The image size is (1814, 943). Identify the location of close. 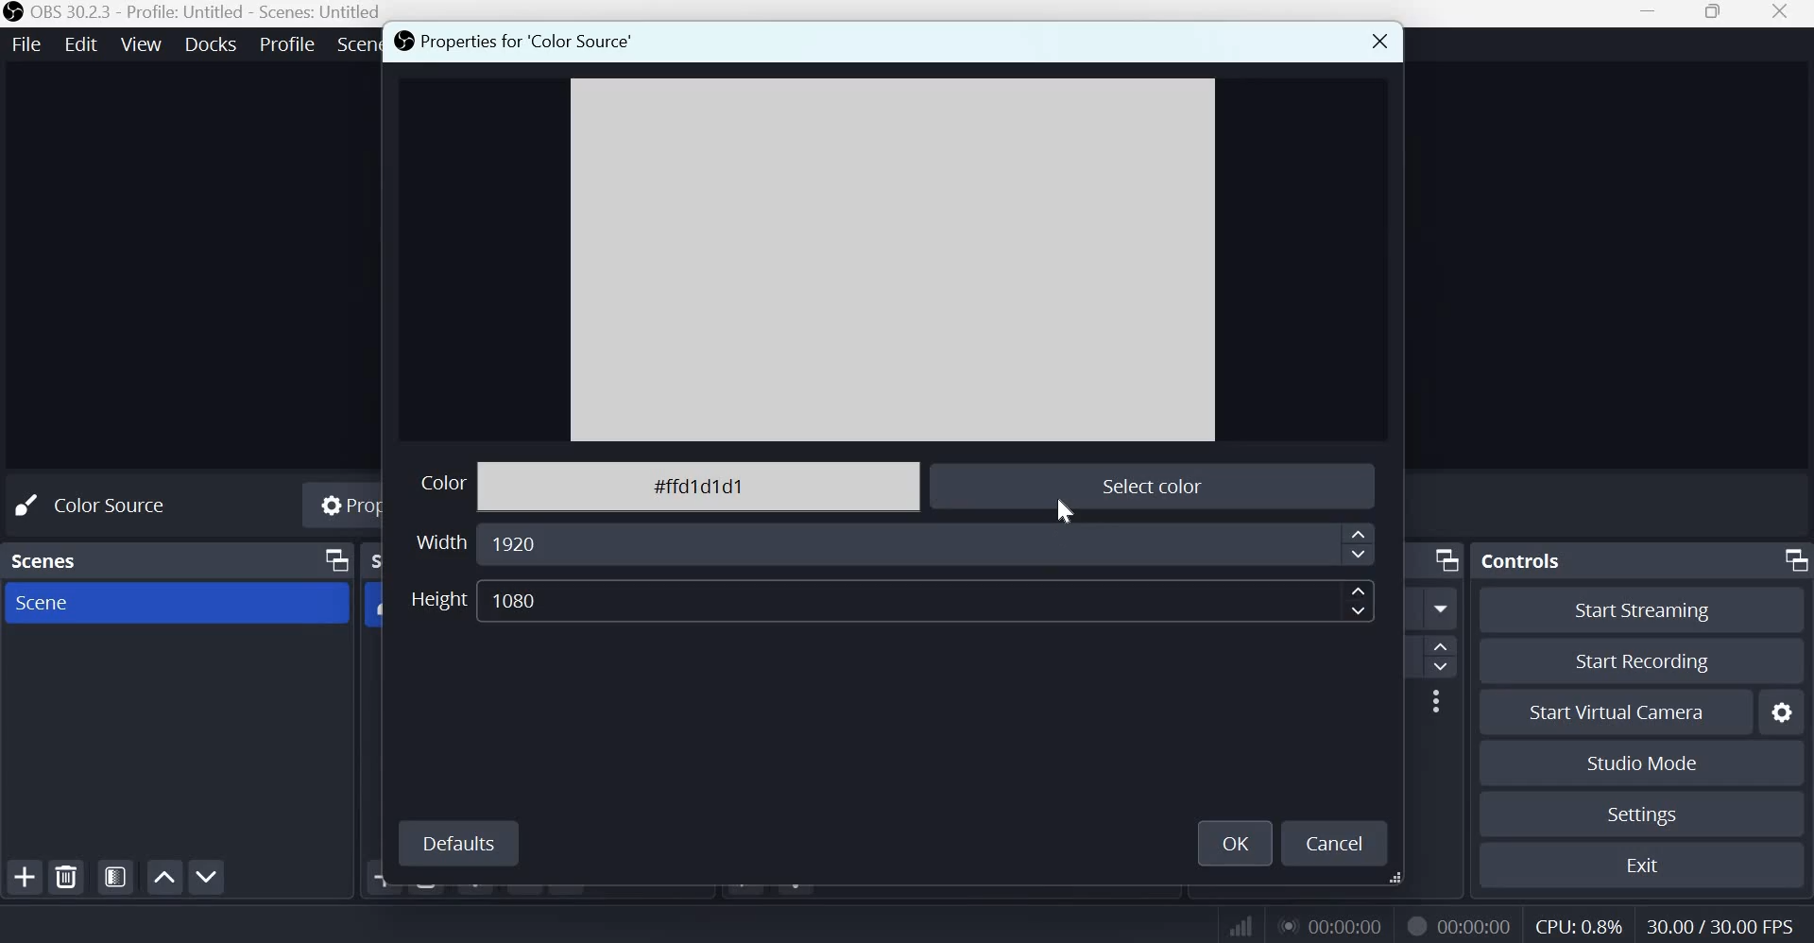
(1376, 40).